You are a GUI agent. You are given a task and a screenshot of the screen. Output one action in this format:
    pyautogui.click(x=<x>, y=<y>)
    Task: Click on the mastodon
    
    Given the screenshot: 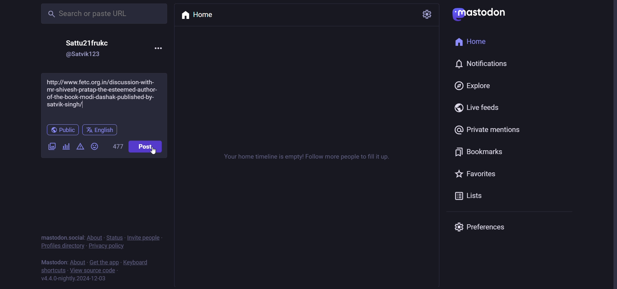 What is the action you would take?
    pyautogui.click(x=50, y=261)
    